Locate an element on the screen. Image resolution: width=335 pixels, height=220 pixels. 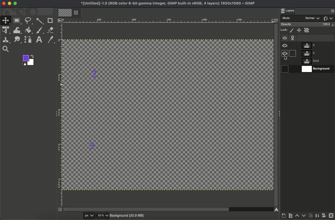
Eraser is located at coordinates (51, 30).